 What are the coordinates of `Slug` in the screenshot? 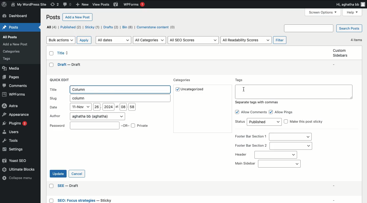 It's located at (110, 98).